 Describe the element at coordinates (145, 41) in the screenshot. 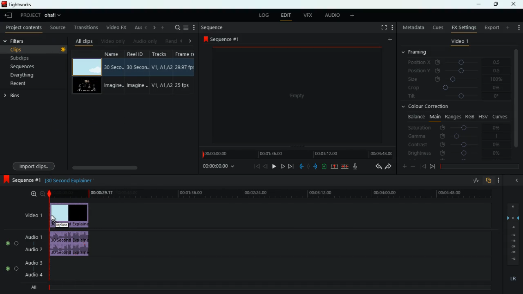

I see `audio only` at that location.